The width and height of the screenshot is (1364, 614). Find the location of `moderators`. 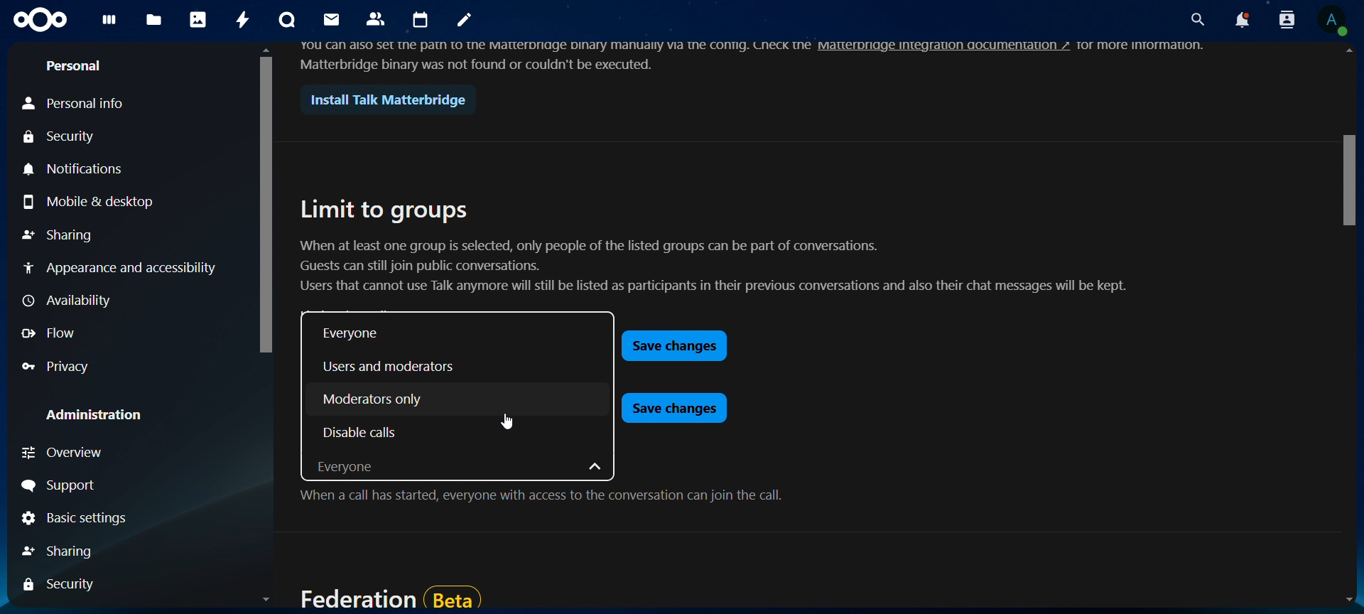

moderators is located at coordinates (372, 399).